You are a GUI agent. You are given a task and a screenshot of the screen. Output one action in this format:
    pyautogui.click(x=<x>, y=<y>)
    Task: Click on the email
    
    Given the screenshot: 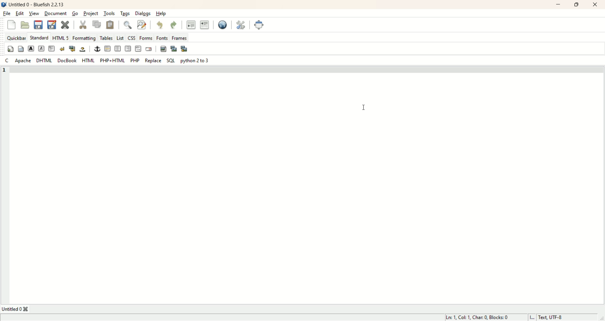 What is the action you would take?
    pyautogui.click(x=148, y=49)
    